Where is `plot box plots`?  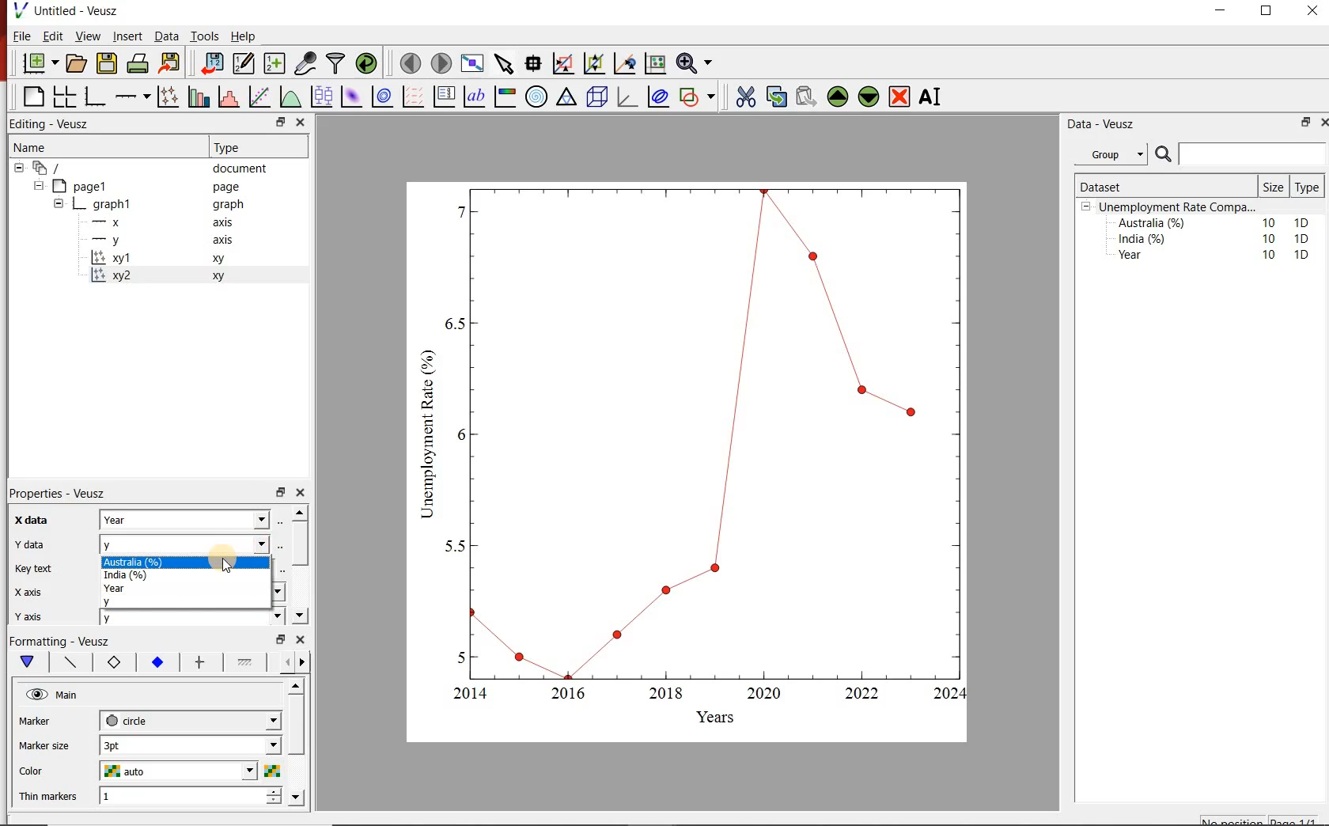 plot box plots is located at coordinates (322, 96).